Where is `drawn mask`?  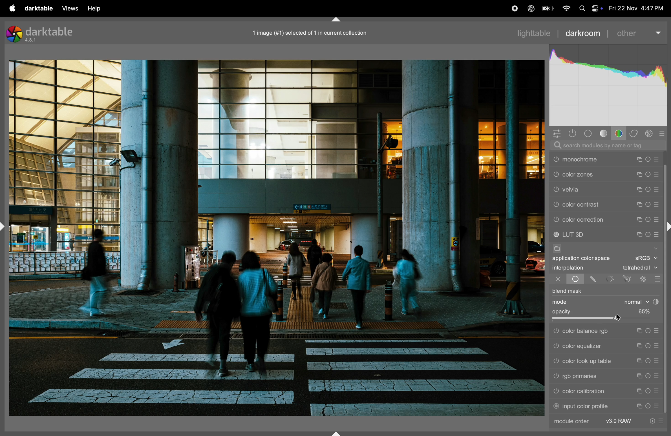
drawn mask is located at coordinates (594, 280).